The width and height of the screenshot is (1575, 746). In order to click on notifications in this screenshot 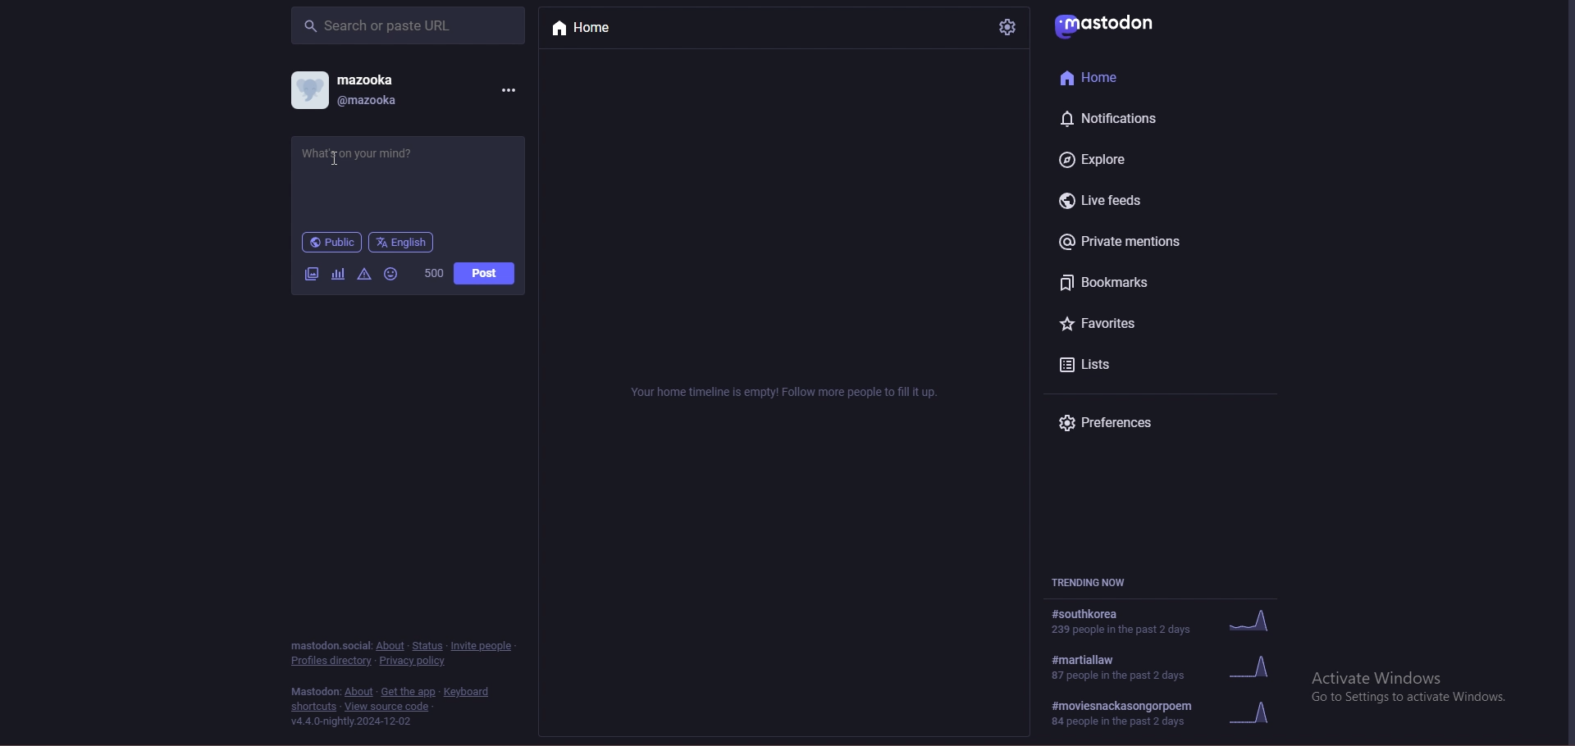, I will do `click(1116, 118)`.